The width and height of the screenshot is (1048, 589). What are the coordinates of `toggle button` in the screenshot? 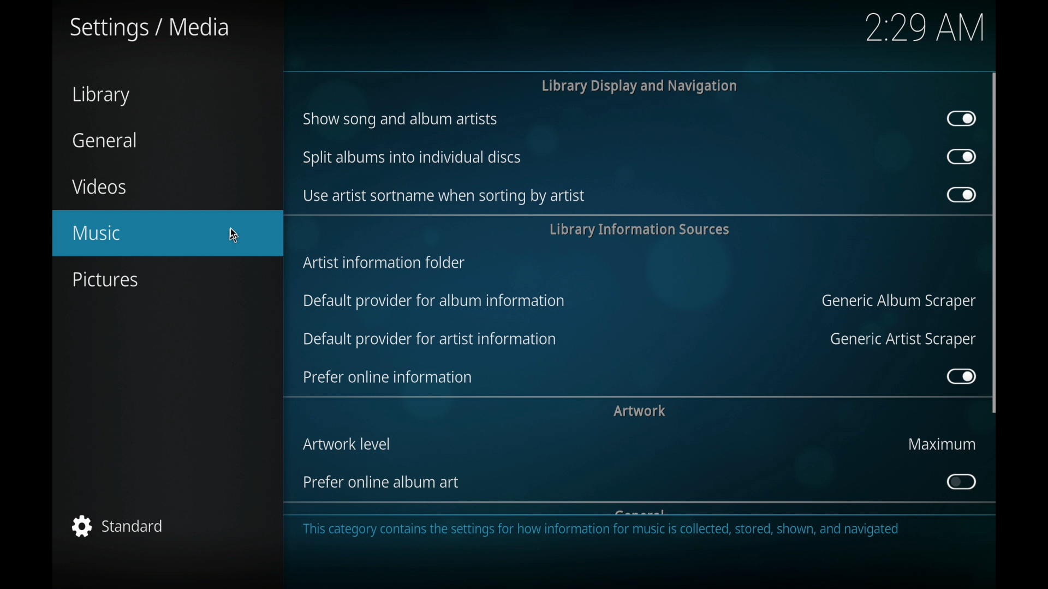 It's located at (961, 195).